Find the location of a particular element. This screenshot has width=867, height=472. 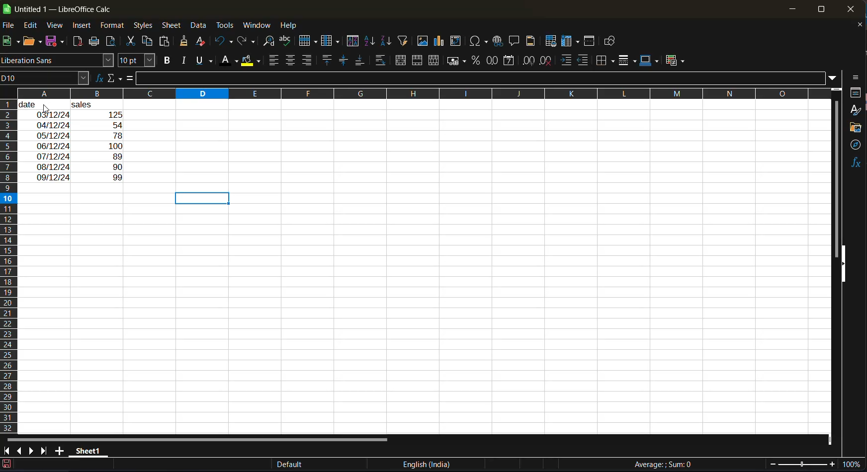

headers and footers is located at coordinates (532, 41).